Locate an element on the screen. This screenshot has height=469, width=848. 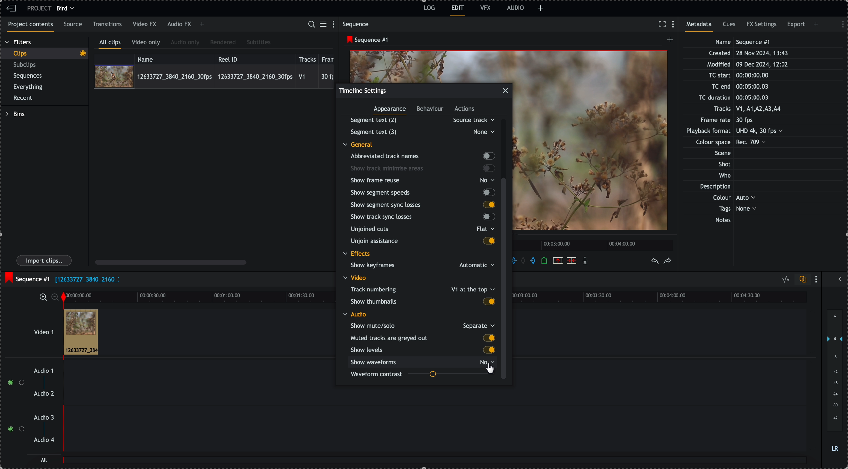
project bird is located at coordinates (52, 8).